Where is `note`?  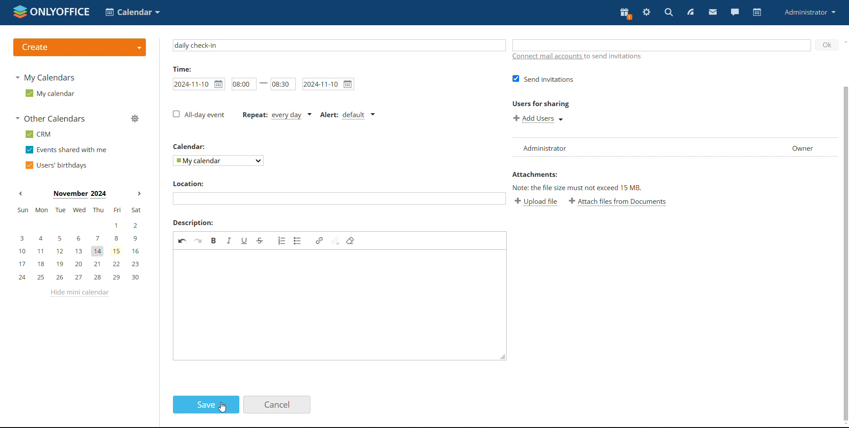 note is located at coordinates (592, 187).